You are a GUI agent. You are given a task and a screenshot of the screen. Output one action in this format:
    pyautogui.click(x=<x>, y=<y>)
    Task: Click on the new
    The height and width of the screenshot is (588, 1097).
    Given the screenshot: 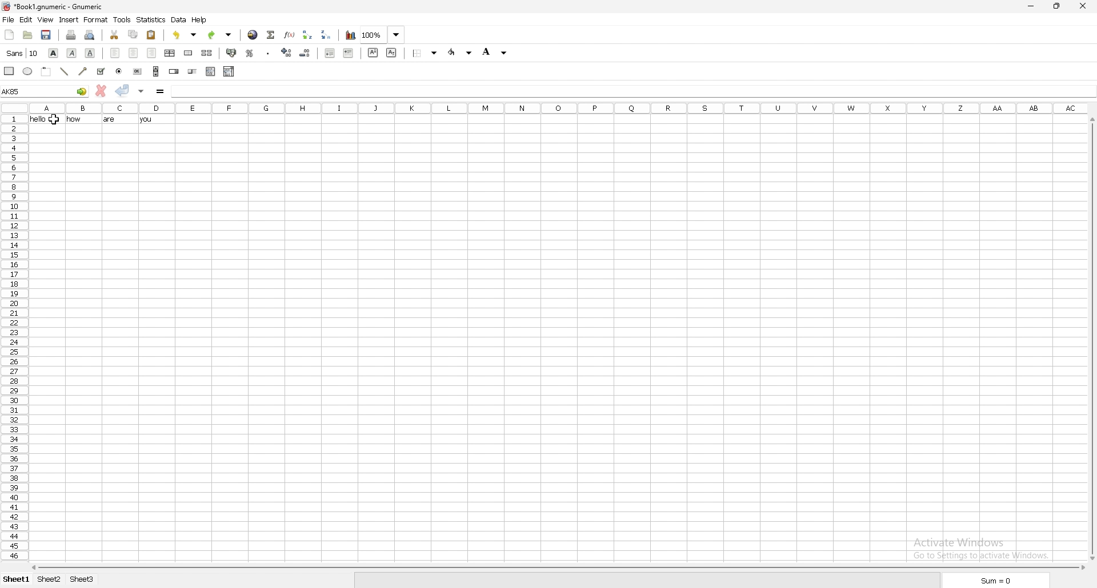 What is the action you would take?
    pyautogui.click(x=9, y=35)
    